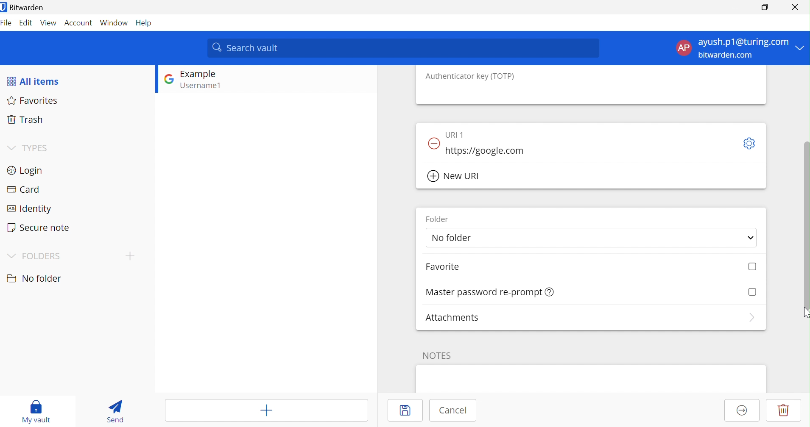 This screenshot has height=427, width=810. What do you see at coordinates (750, 143) in the screenshot?
I see `Toggle Options` at bounding box center [750, 143].